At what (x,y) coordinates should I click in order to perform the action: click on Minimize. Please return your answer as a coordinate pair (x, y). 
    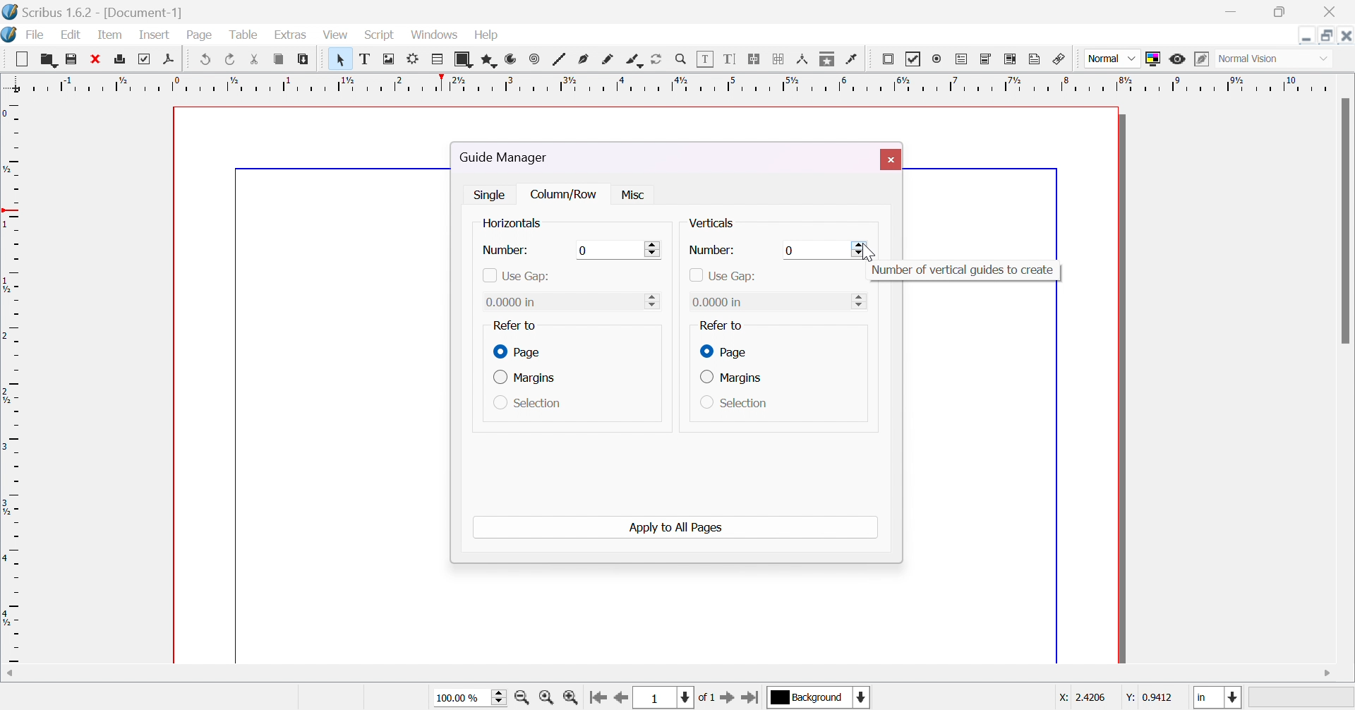
    Looking at the image, I should click on (1306, 35).